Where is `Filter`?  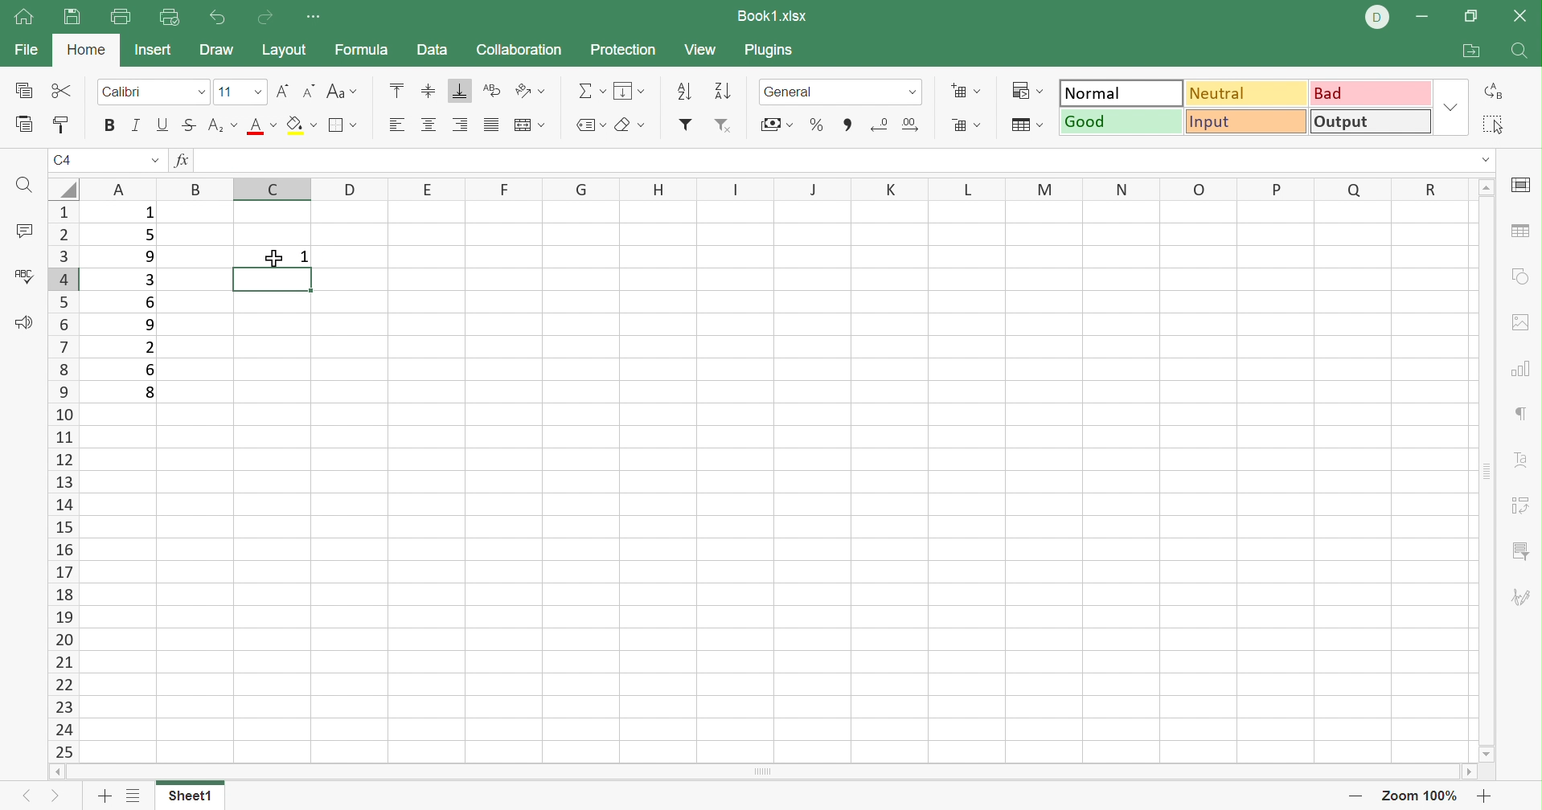 Filter is located at coordinates (684, 125).